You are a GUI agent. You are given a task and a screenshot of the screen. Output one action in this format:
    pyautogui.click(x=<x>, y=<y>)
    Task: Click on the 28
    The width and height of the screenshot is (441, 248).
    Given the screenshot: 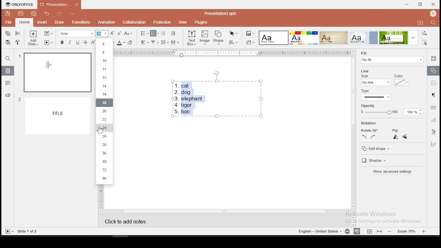 What is the action you would take?
    pyautogui.click(x=104, y=145)
    